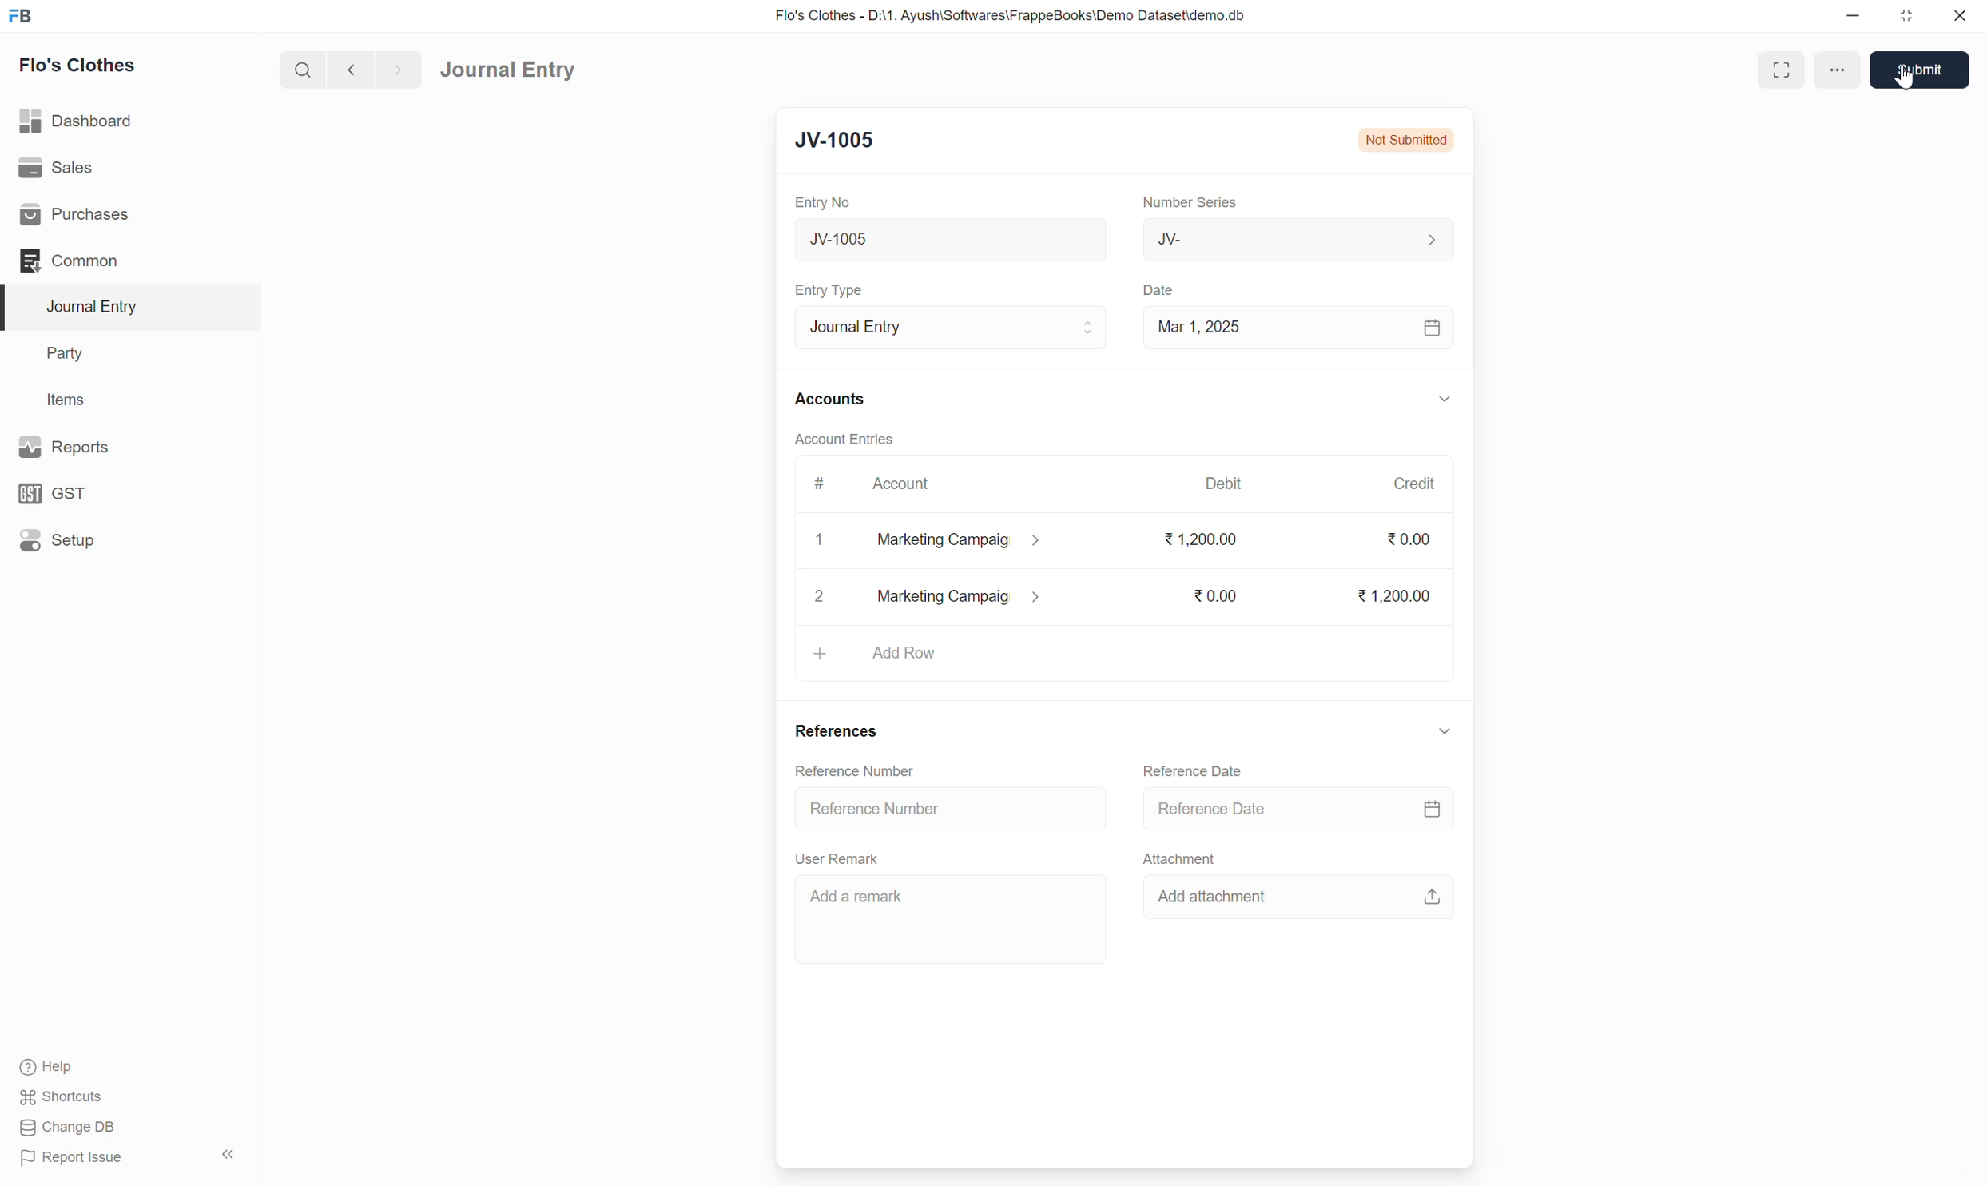 The height and width of the screenshot is (1186, 1987). Describe the element at coordinates (77, 120) in the screenshot. I see `Dashboard` at that location.